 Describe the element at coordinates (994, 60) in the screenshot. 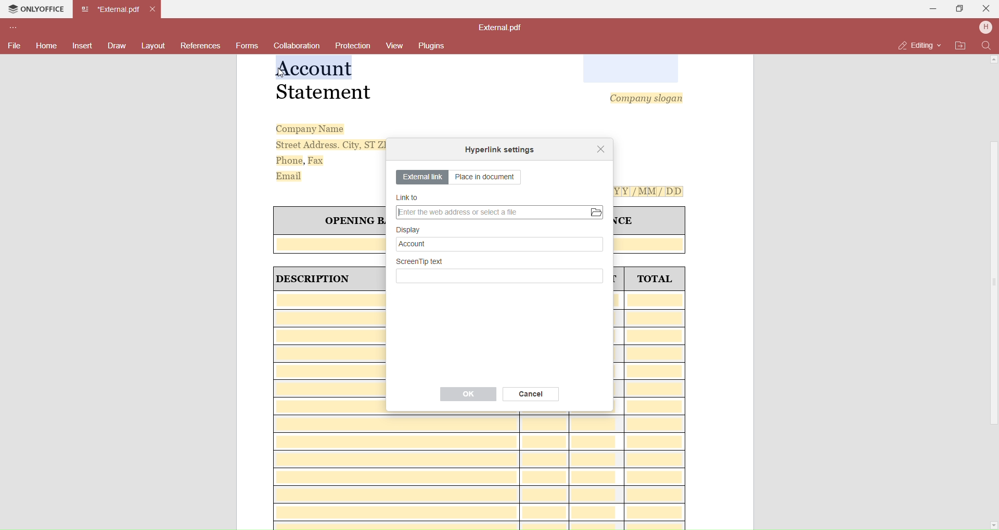

I see `Scroll Up` at that location.